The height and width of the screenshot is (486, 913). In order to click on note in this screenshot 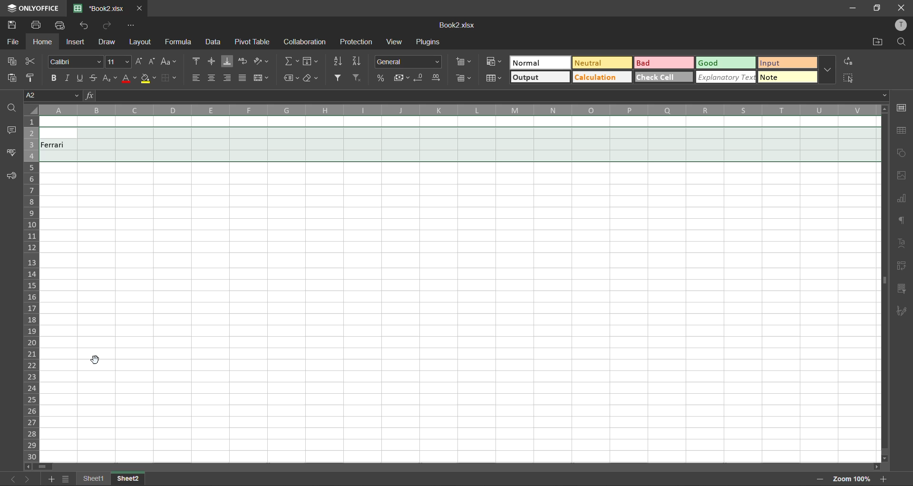, I will do `click(787, 76)`.